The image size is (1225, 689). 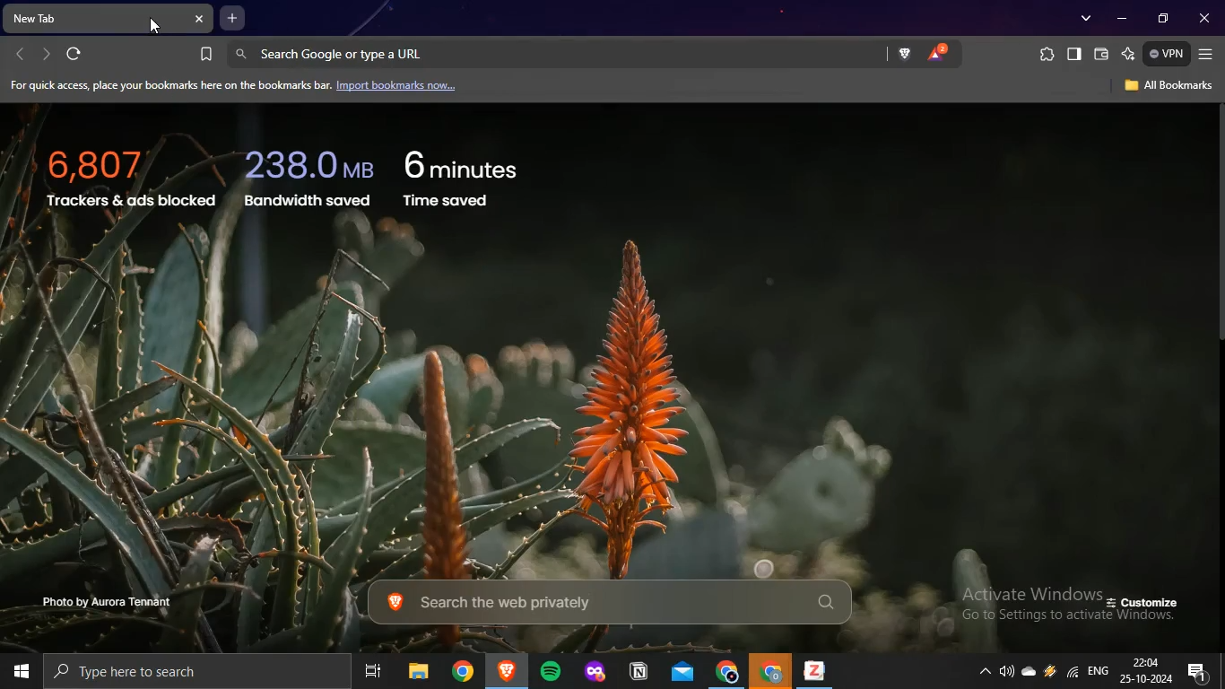 I want to click on onedrive, so click(x=1028, y=668).